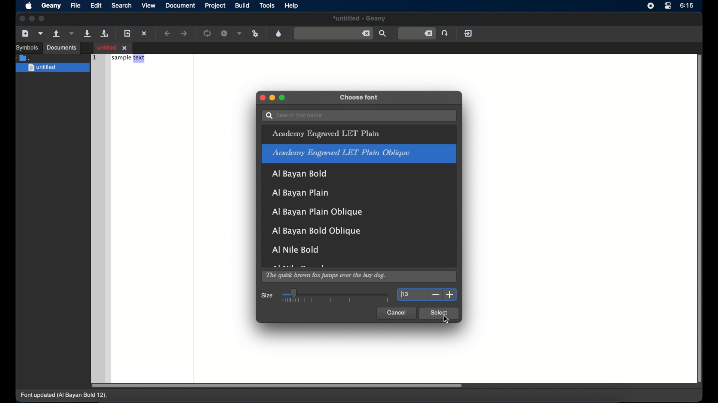 This screenshot has width=718, height=403. I want to click on navigate forward a location, so click(185, 33).